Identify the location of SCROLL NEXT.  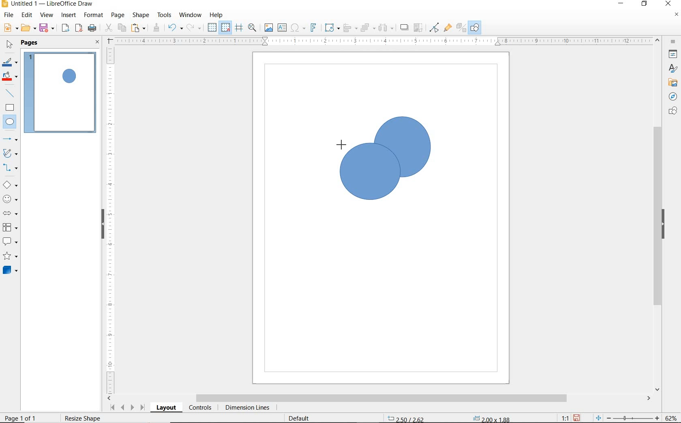
(126, 407).